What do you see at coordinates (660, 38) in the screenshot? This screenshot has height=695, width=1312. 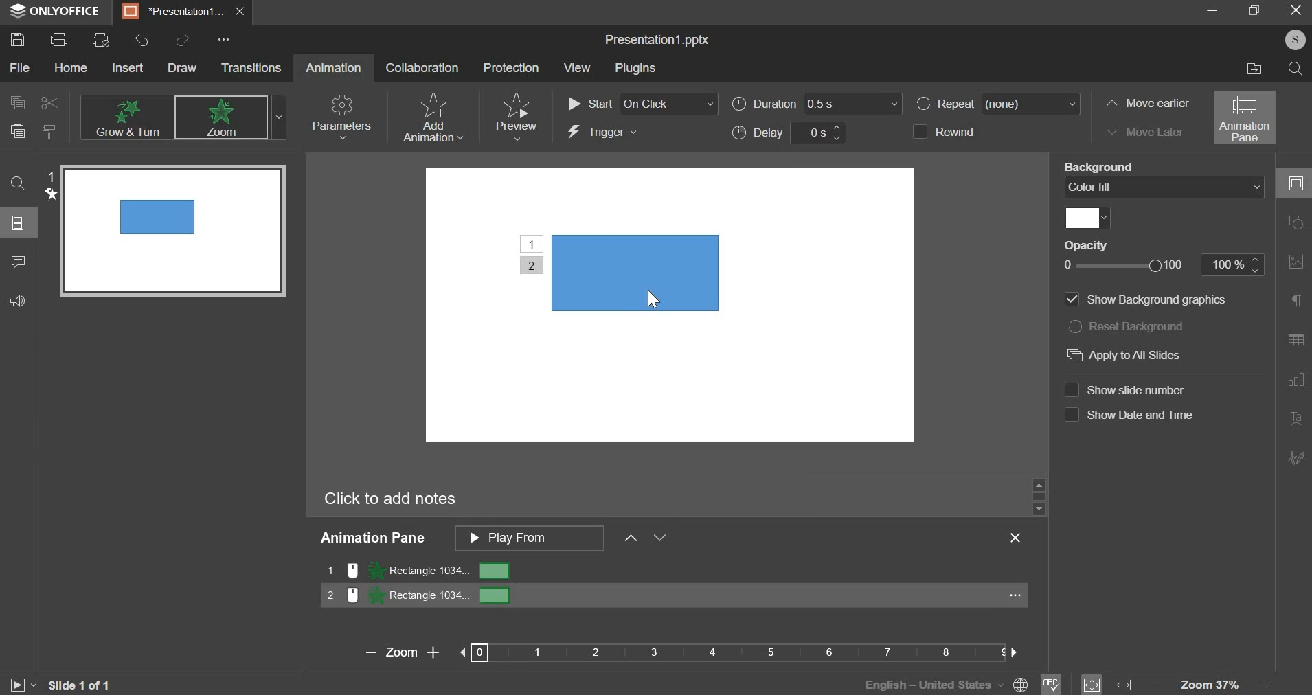 I see `Presentation1.pptx` at bounding box center [660, 38].